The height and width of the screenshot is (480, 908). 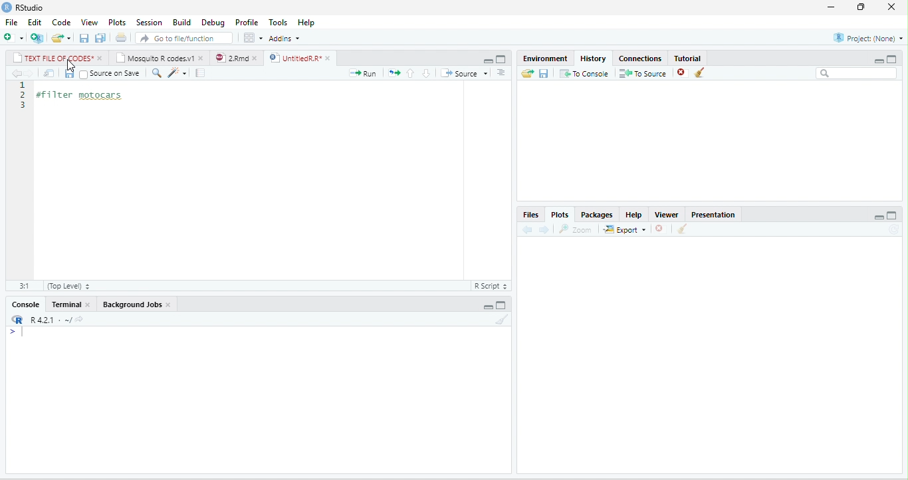 What do you see at coordinates (633, 215) in the screenshot?
I see `Help` at bounding box center [633, 215].